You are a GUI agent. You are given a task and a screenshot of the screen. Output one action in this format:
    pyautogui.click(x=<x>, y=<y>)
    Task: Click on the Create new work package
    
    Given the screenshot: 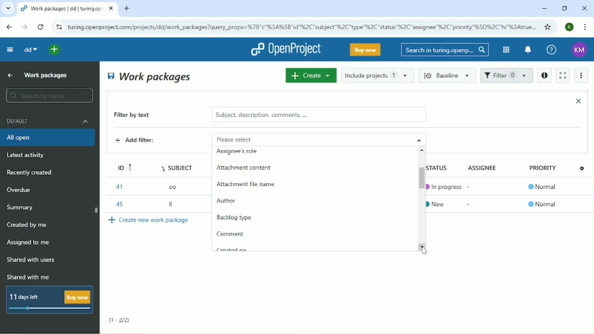 What is the action you would take?
    pyautogui.click(x=150, y=220)
    